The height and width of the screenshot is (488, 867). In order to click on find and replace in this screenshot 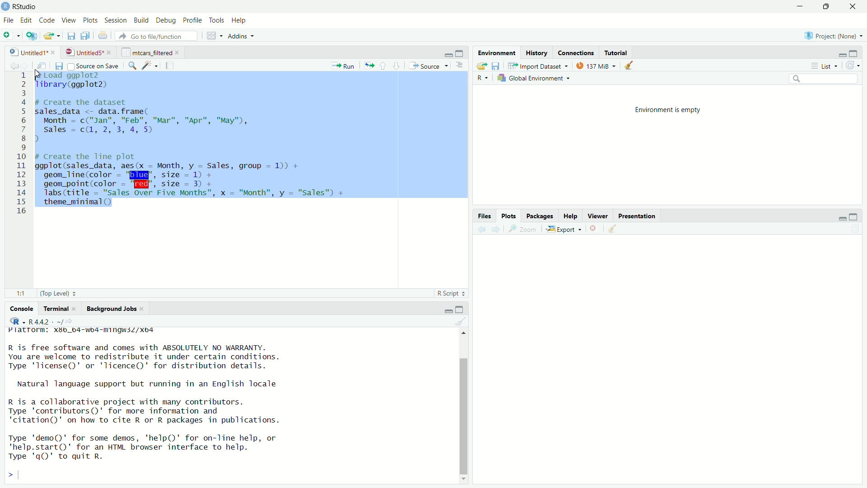, I will do `click(132, 66)`.